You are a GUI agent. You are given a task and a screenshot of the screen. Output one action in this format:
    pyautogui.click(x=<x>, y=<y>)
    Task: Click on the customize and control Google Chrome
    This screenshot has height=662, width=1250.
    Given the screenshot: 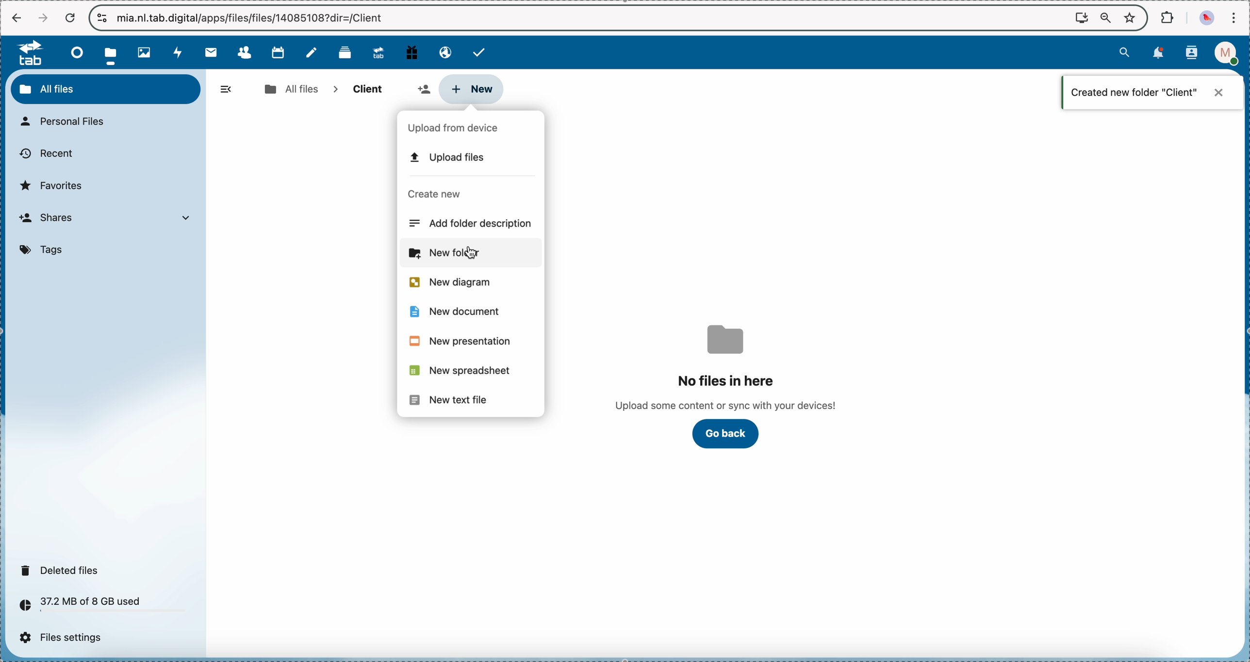 What is the action you would take?
    pyautogui.click(x=1233, y=17)
    